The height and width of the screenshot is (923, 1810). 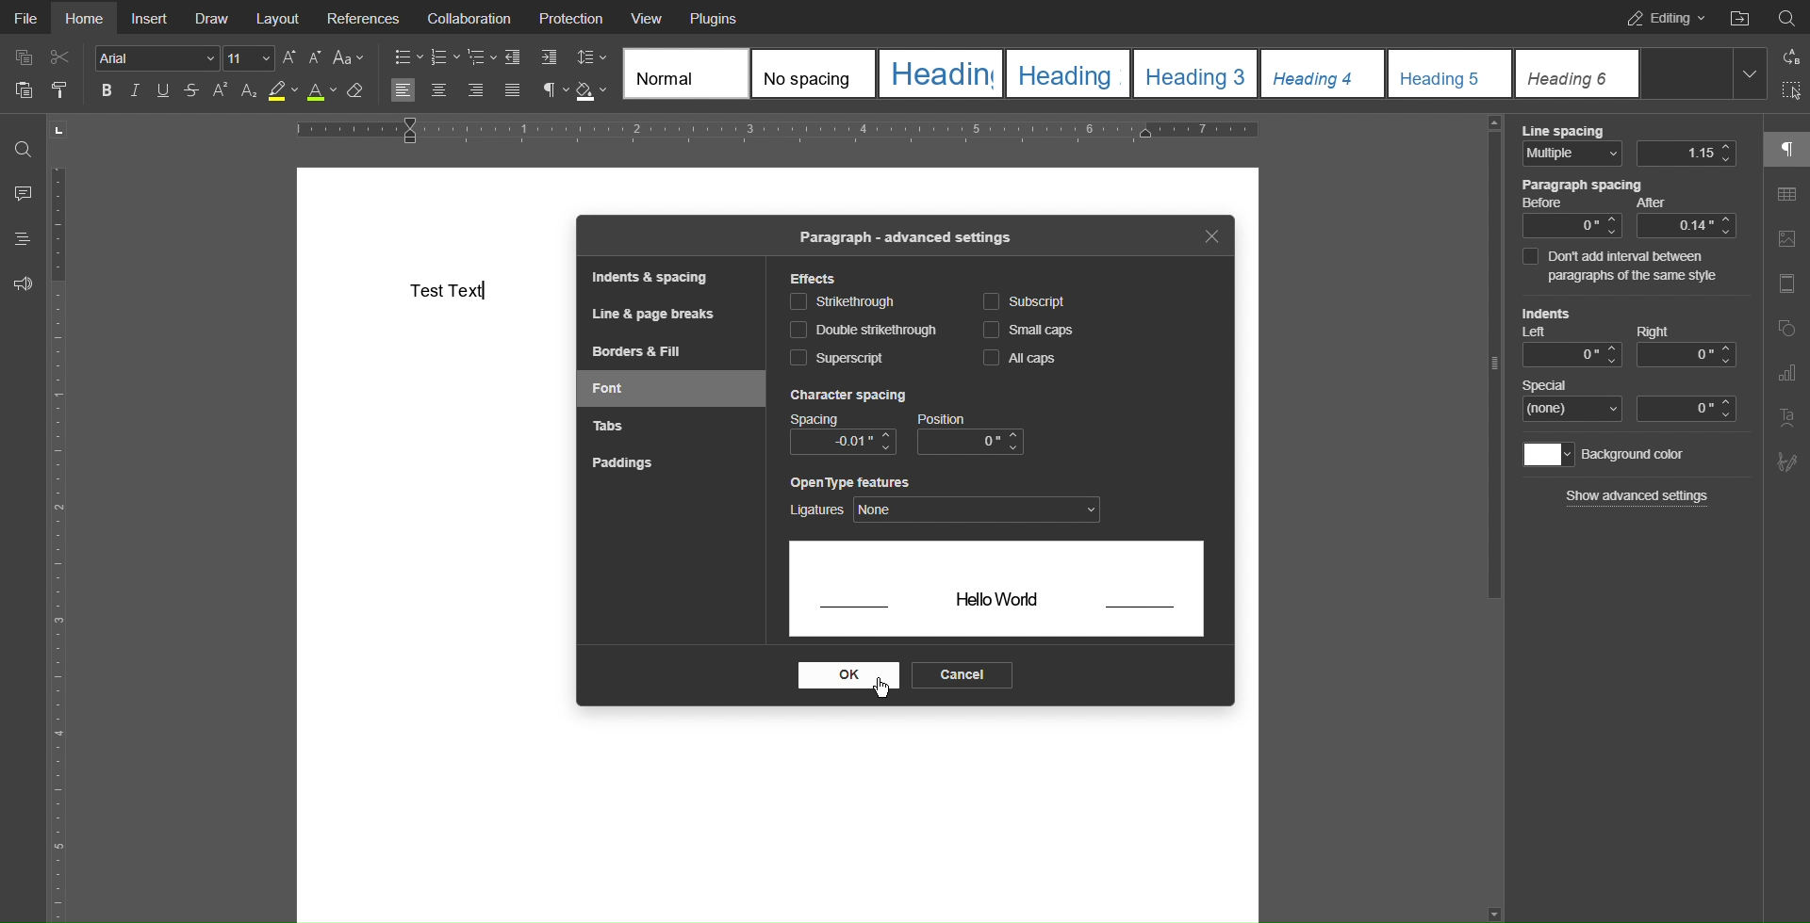 What do you see at coordinates (189, 91) in the screenshot?
I see `Strikethrough` at bounding box center [189, 91].